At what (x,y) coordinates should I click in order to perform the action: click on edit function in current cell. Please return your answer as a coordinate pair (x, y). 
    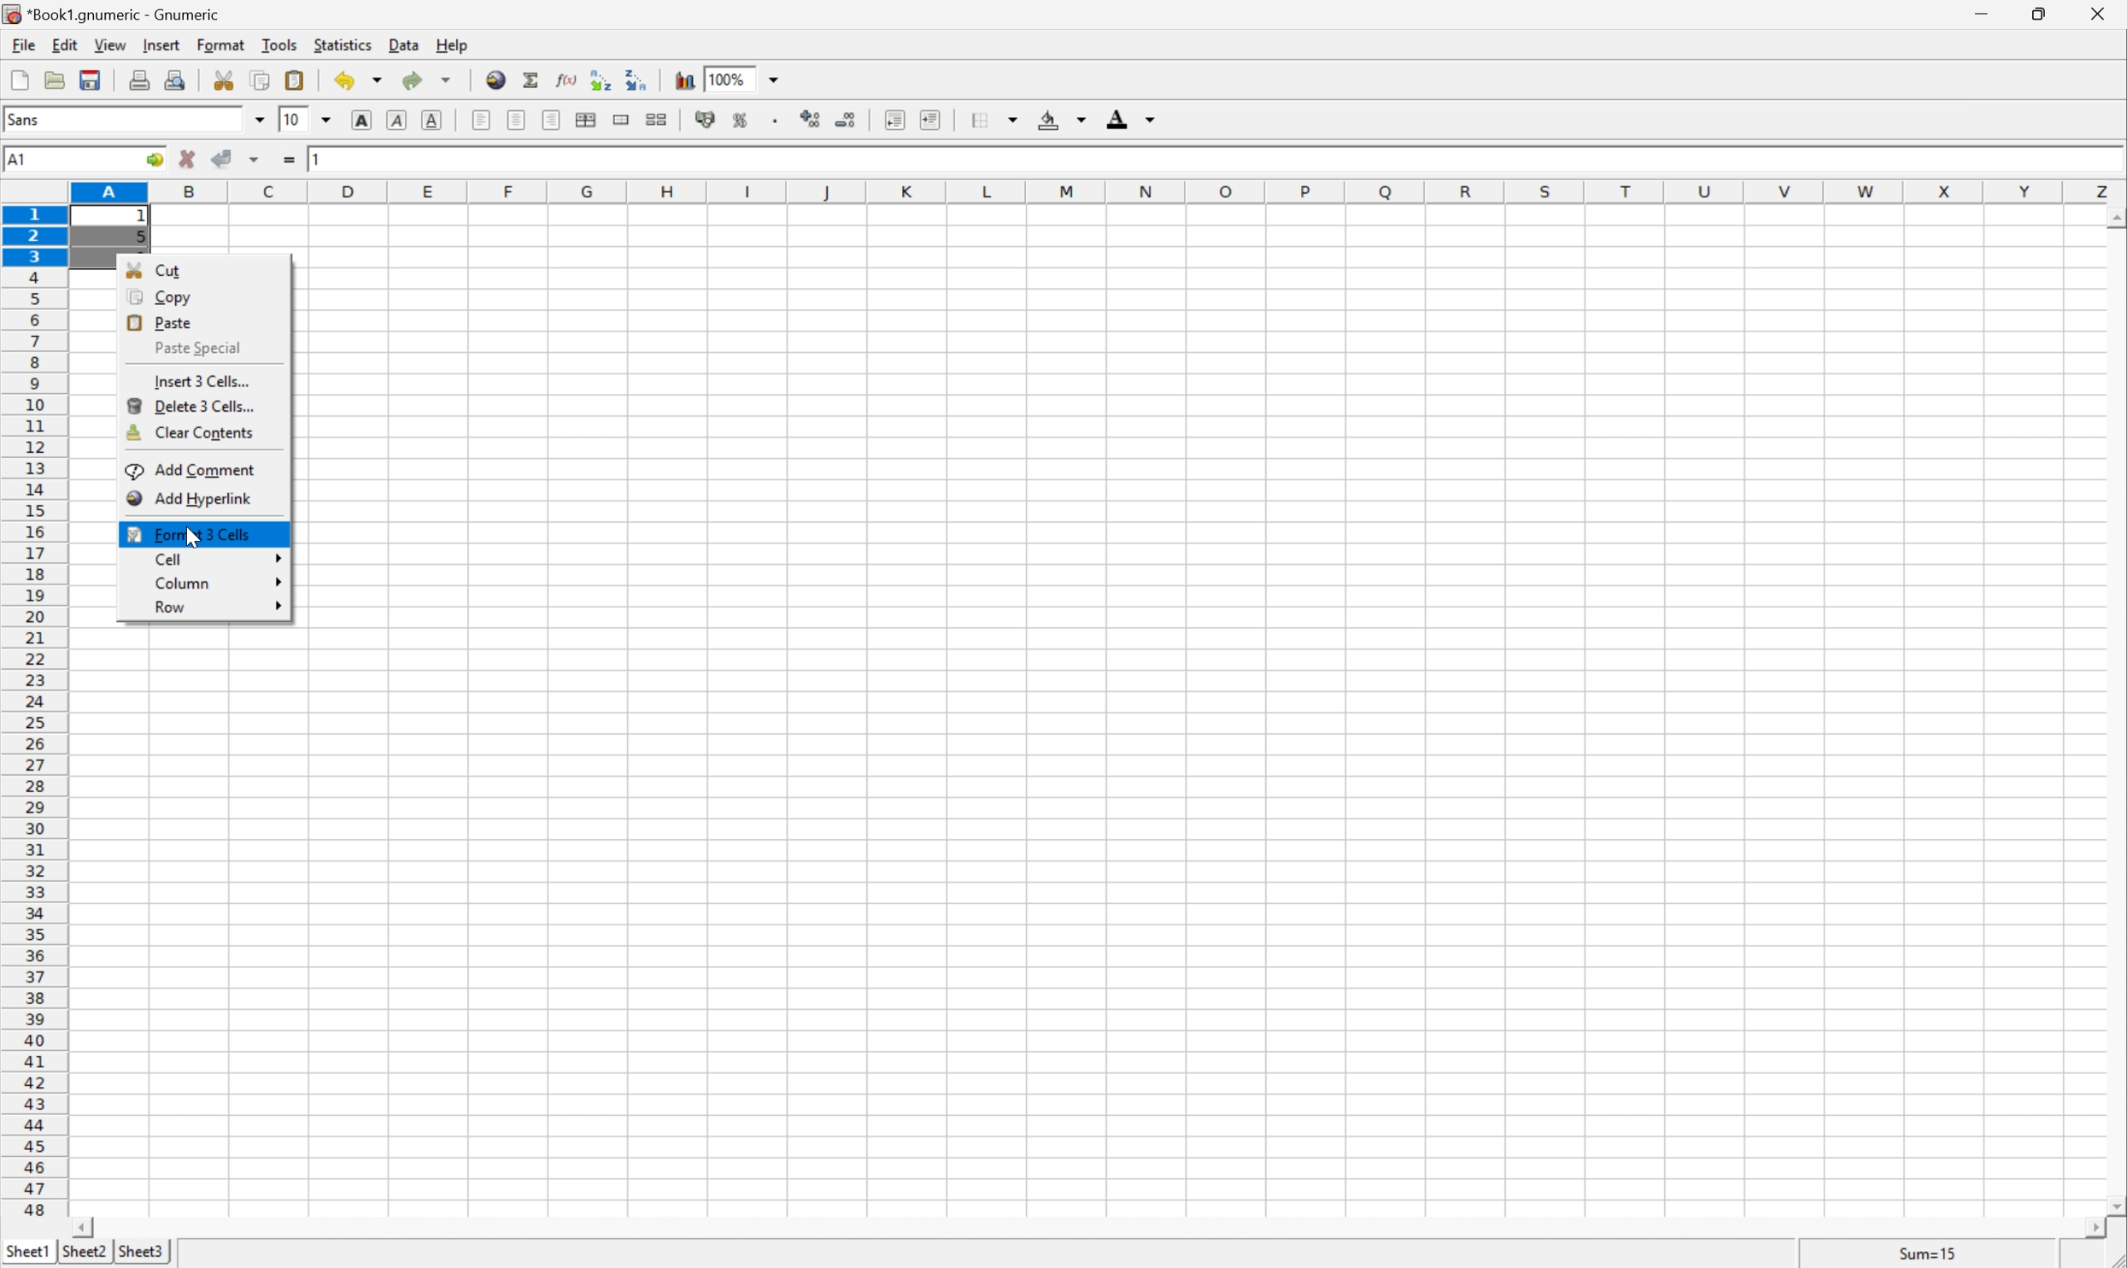
    Looking at the image, I should click on (568, 78).